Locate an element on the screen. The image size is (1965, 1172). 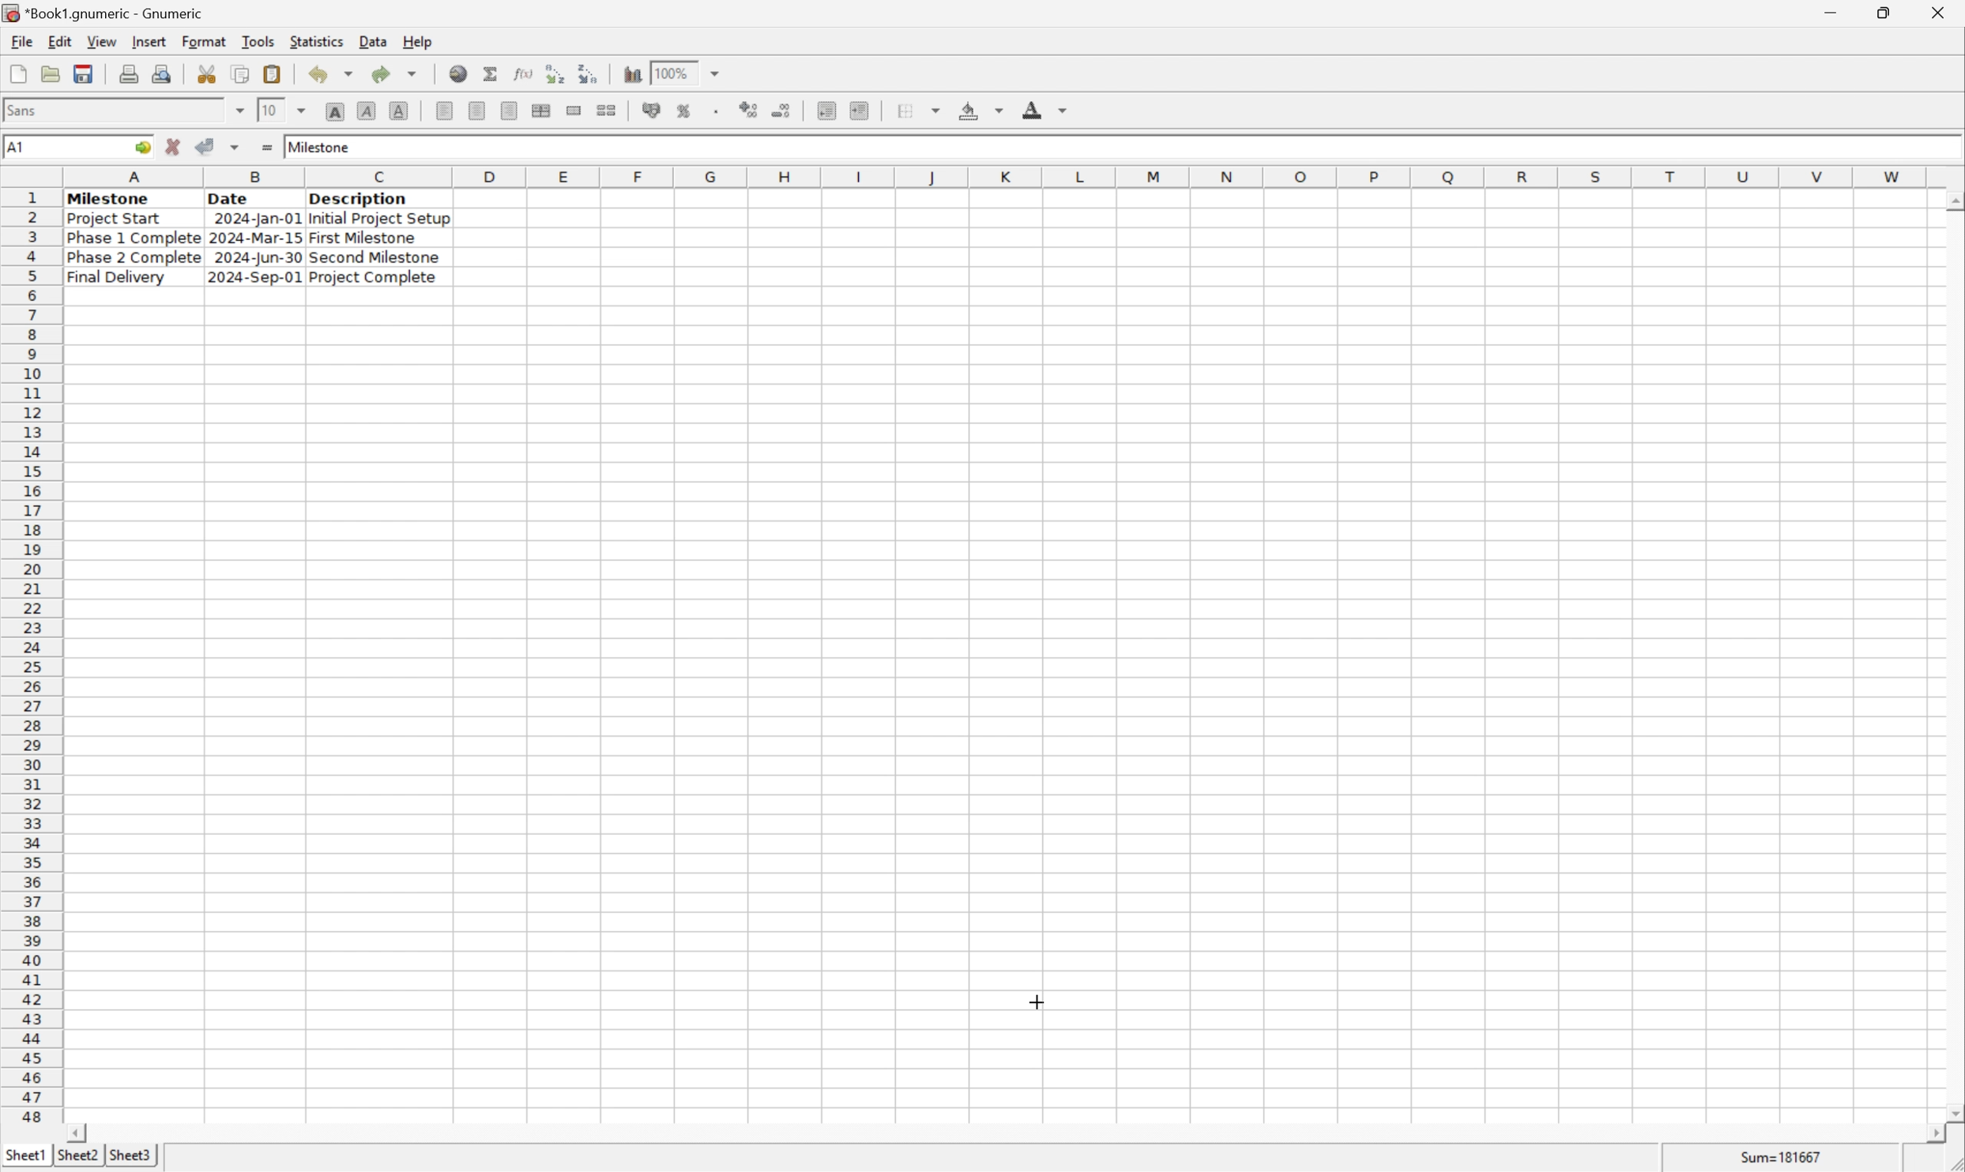
sheet3 is located at coordinates (130, 1159).